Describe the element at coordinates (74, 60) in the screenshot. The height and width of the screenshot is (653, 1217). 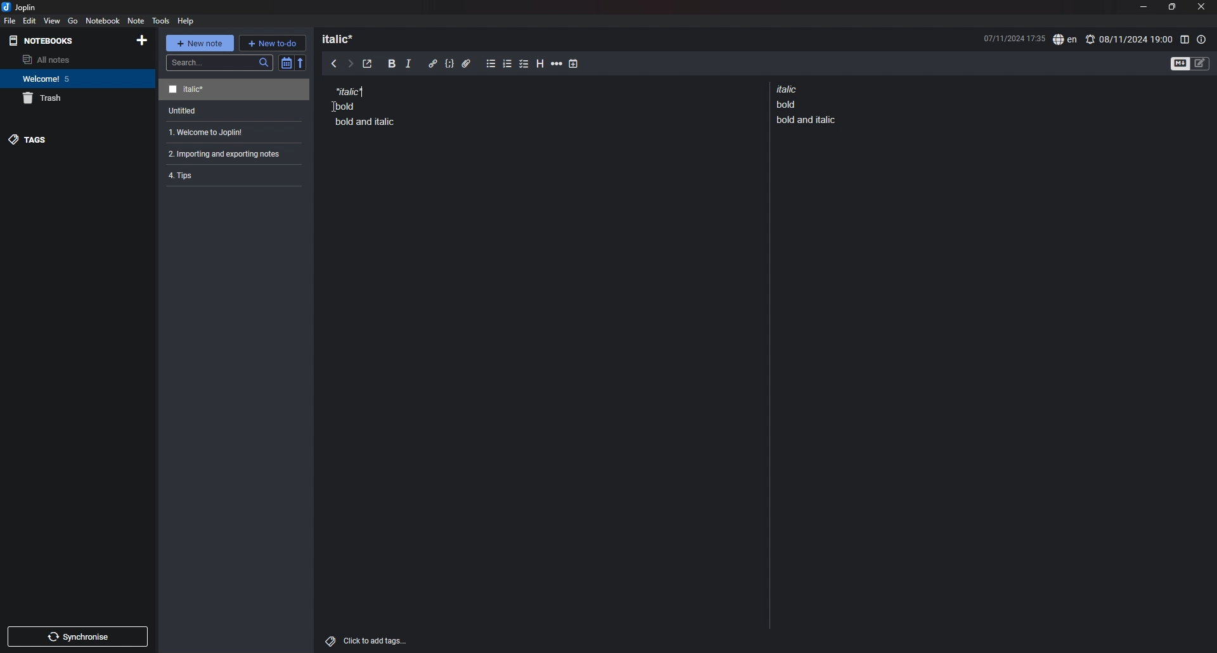
I see `all notes` at that location.